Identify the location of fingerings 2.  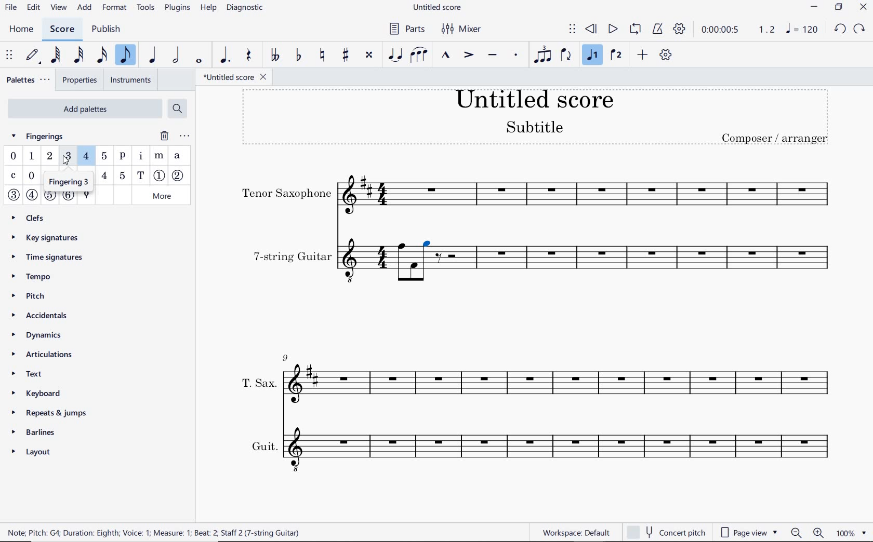
(49, 156).